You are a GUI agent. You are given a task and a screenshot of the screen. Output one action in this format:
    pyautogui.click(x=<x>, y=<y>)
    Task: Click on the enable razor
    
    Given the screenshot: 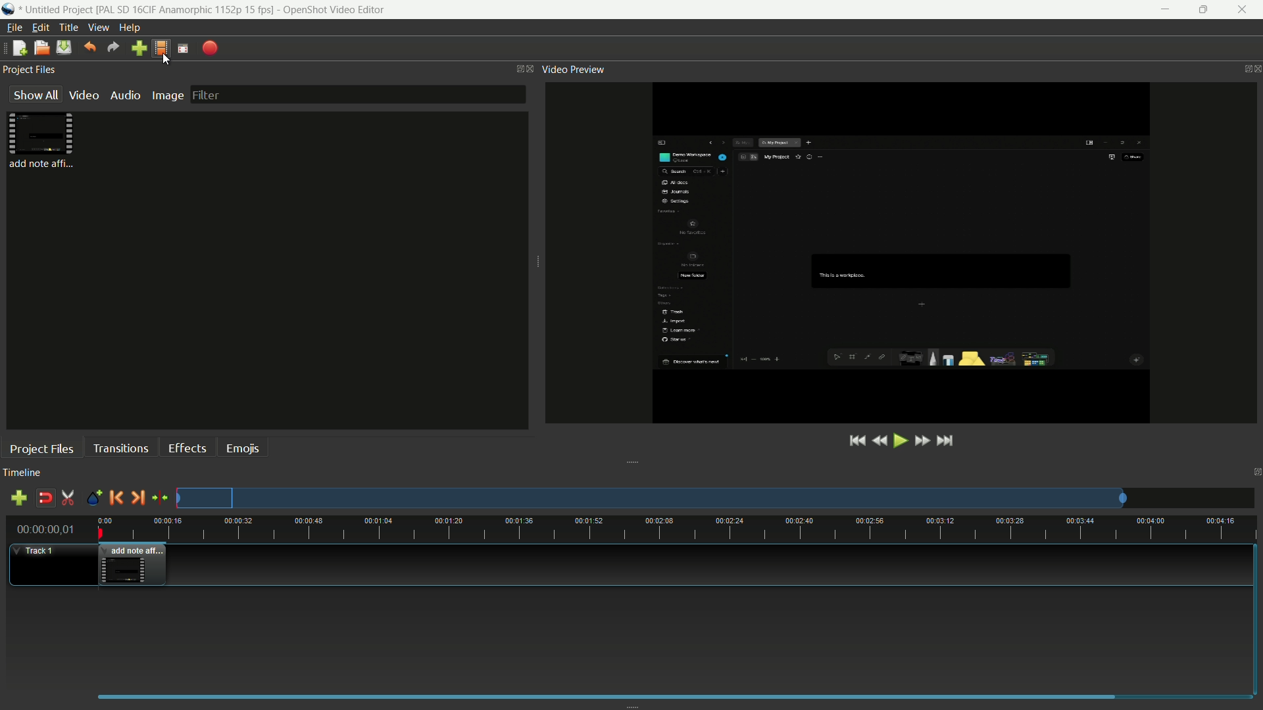 What is the action you would take?
    pyautogui.click(x=68, y=498)
    